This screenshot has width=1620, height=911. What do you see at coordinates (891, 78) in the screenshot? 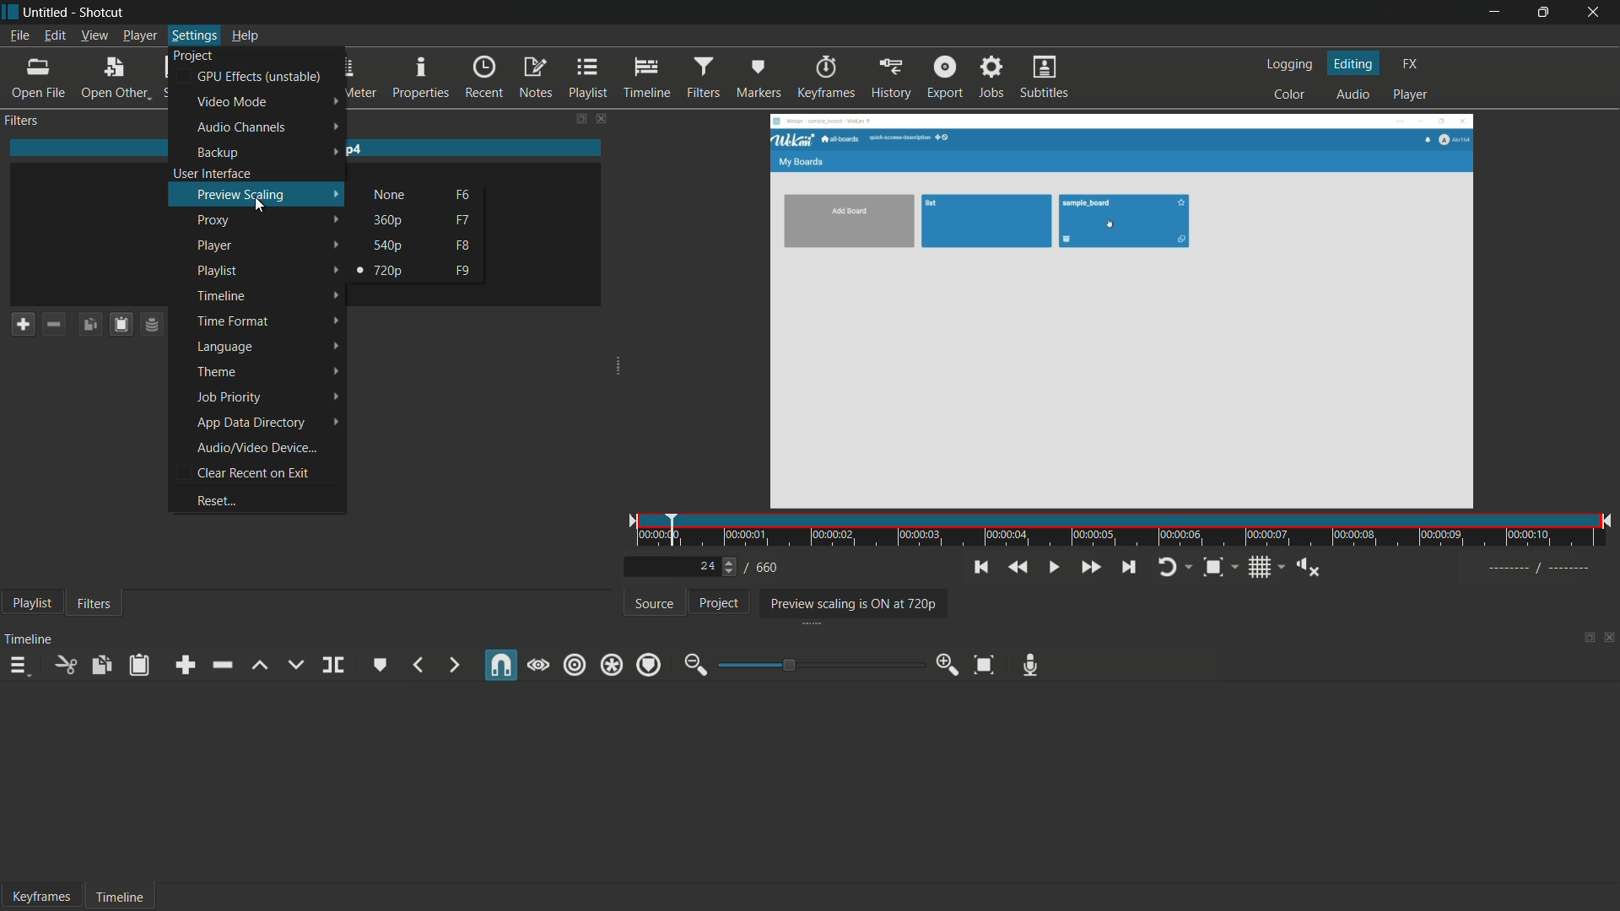
I see `history` at bounding box center [891, 78].